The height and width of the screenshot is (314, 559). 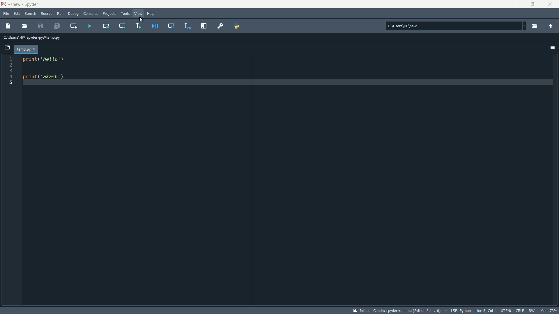 I want to click on run file, so click(x=89, y=25).